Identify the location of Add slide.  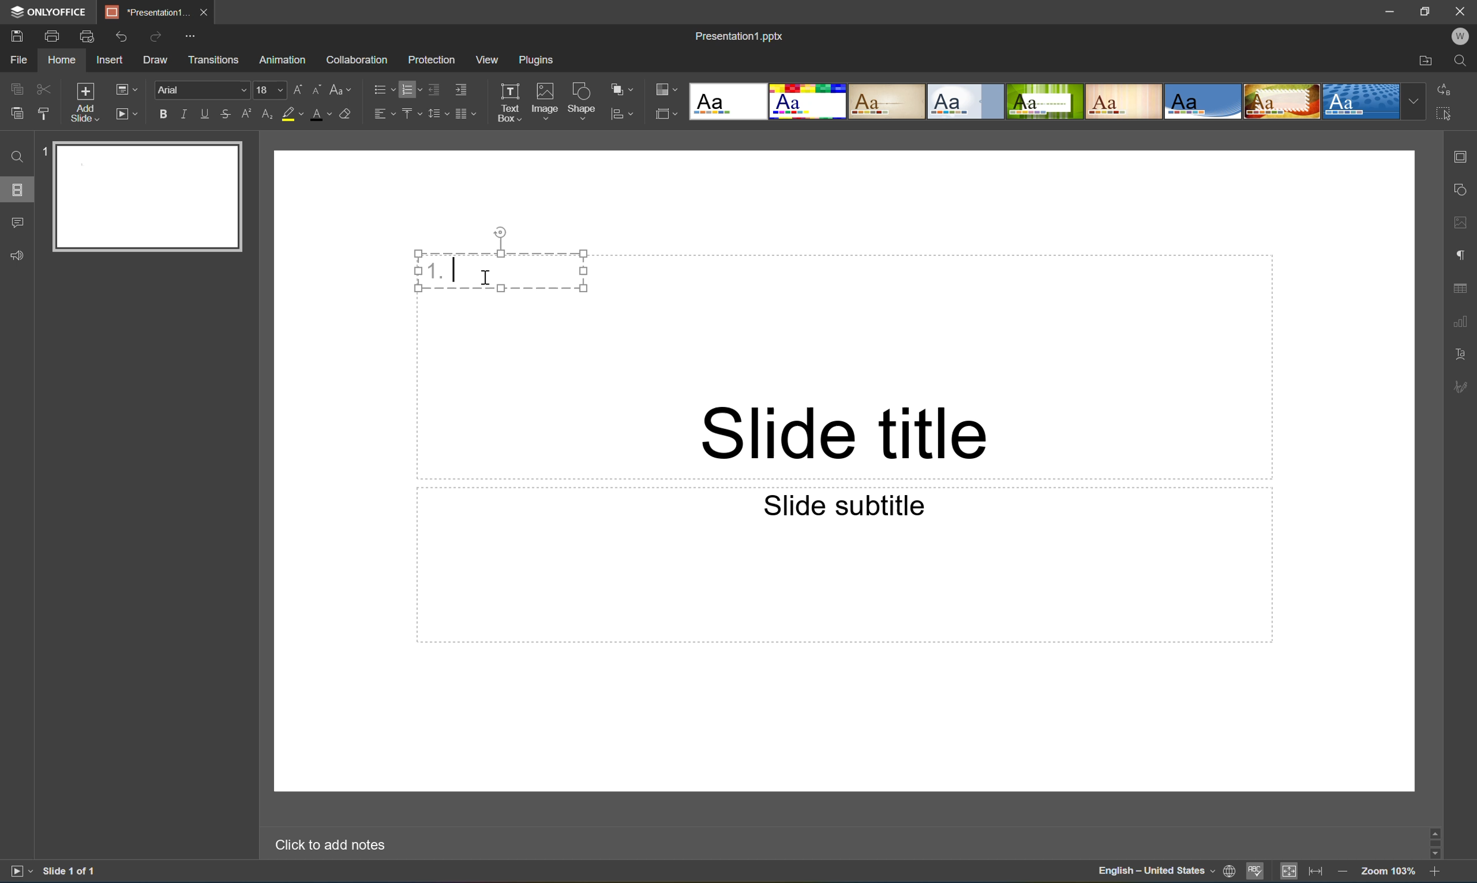
(83, 102).